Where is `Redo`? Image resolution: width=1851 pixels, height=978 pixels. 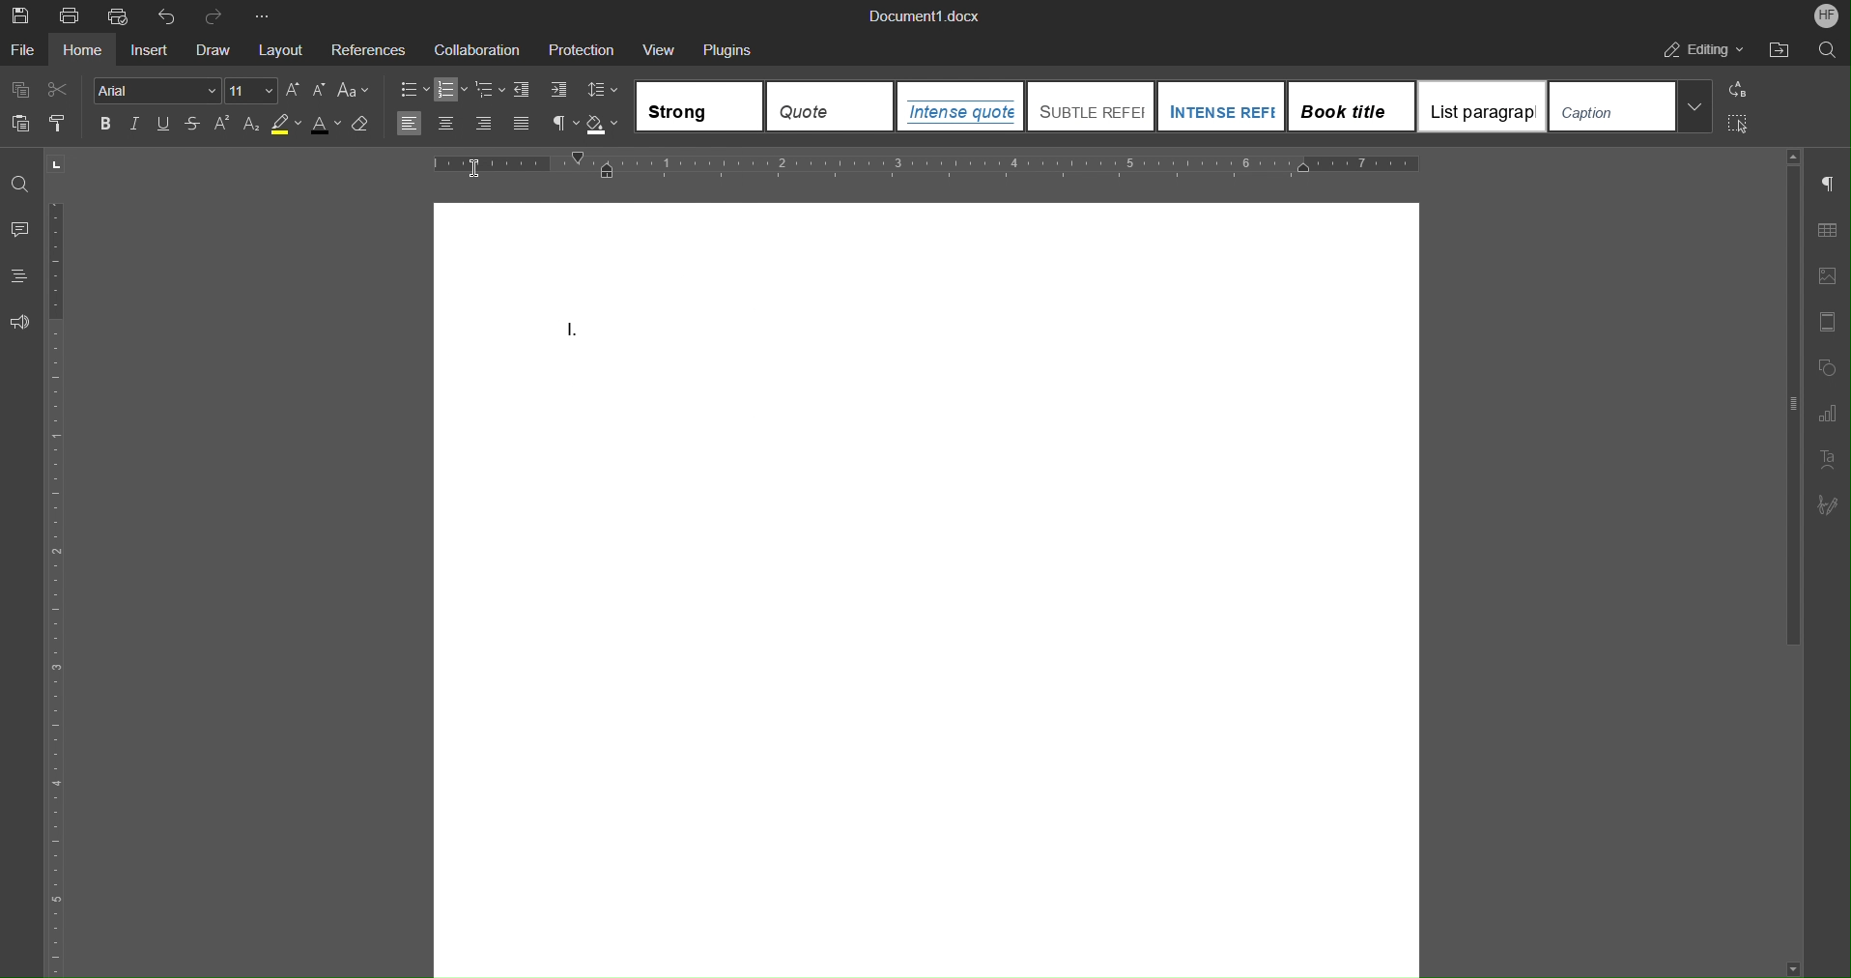 Redo is located at coordinates (213, 15).